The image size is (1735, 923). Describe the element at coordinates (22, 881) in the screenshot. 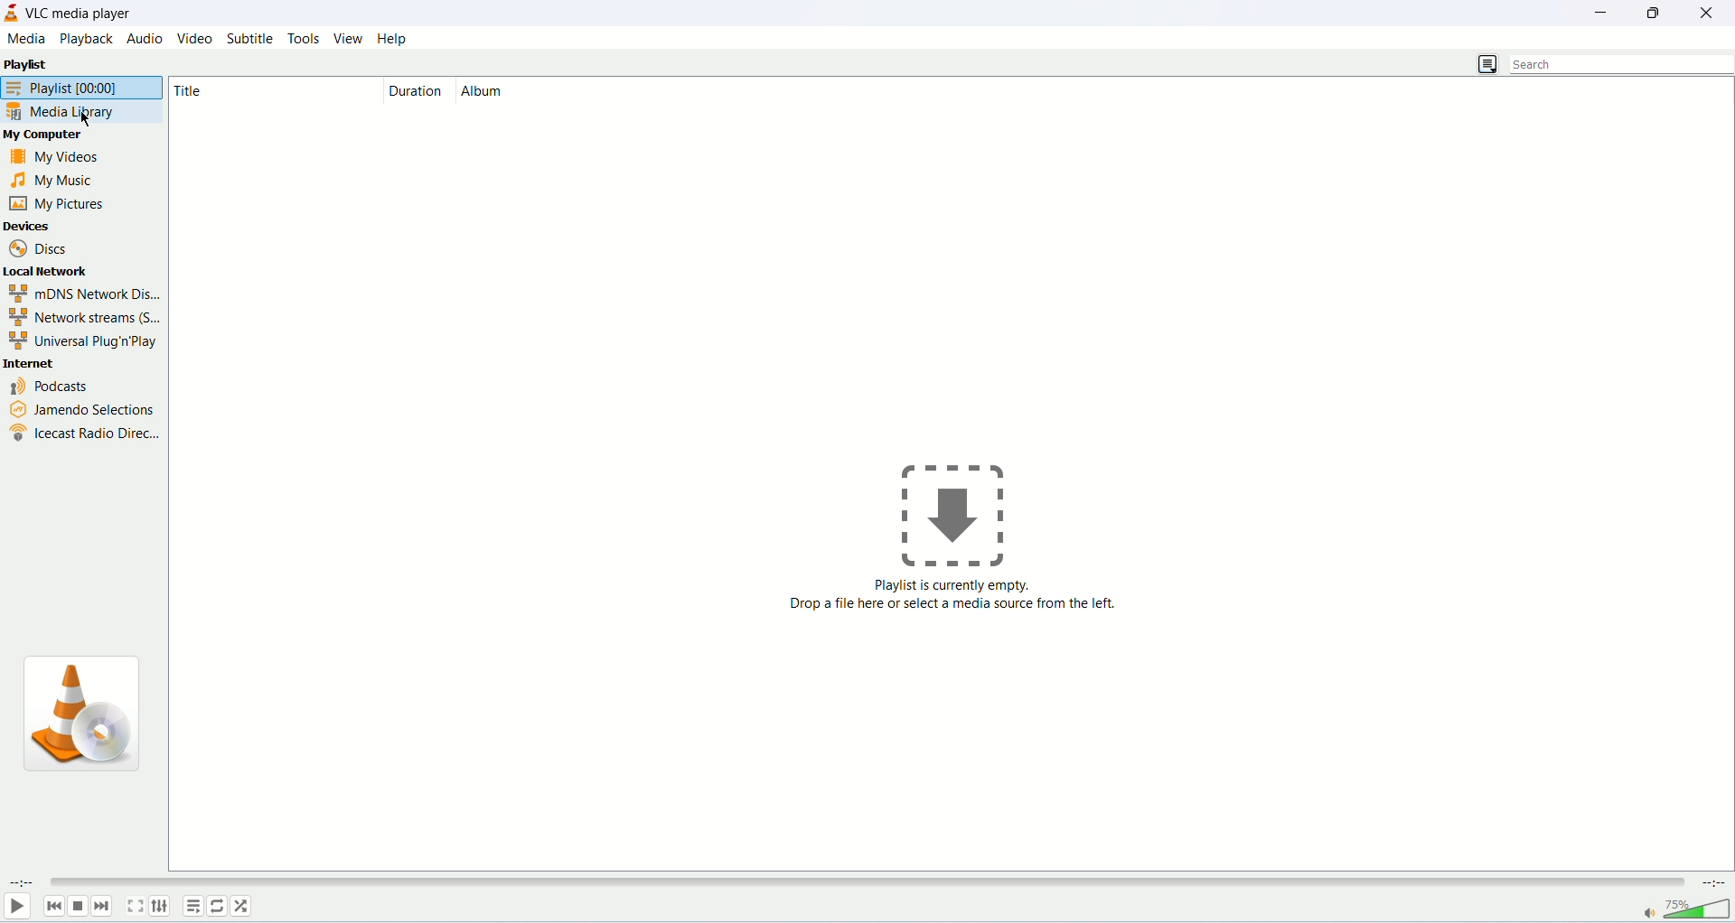

I see `elapsed time` at that location.